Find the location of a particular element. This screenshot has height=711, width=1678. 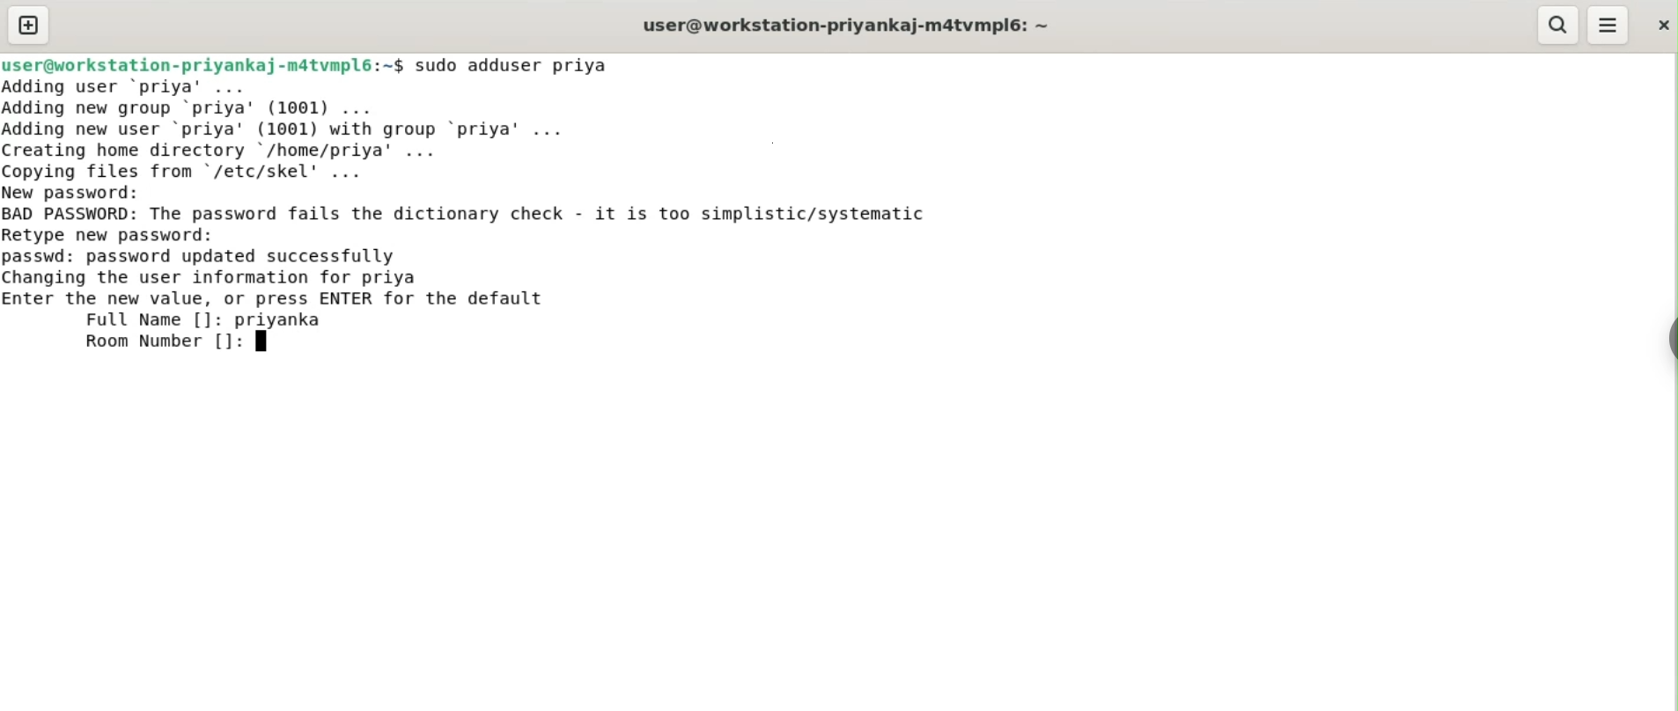

user@workstation-priyankaj-m4tvmpl6:~$ is located at coordinates (202, 62).